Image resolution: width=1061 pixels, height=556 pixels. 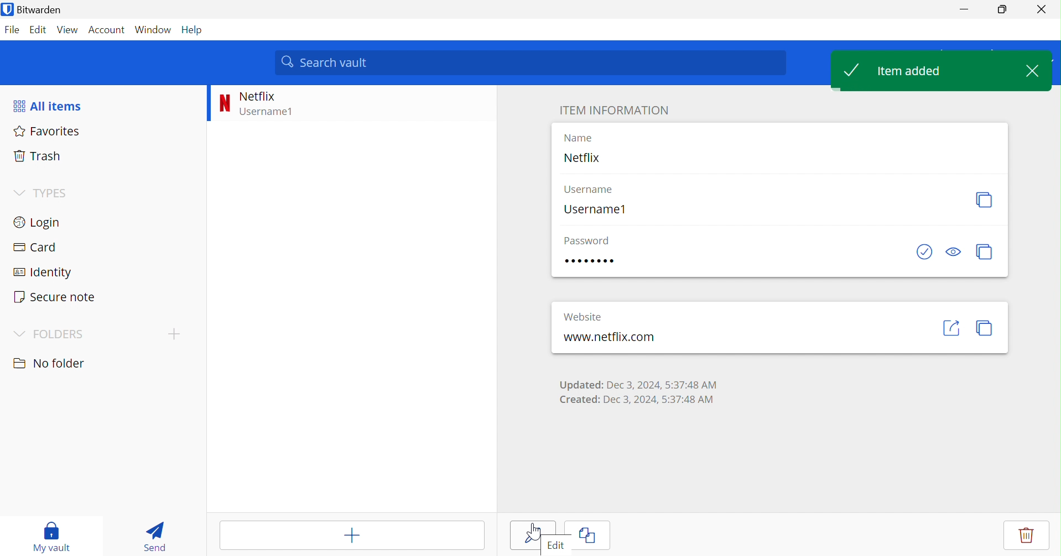 I want to click on Account, so click(x=105, y=29).